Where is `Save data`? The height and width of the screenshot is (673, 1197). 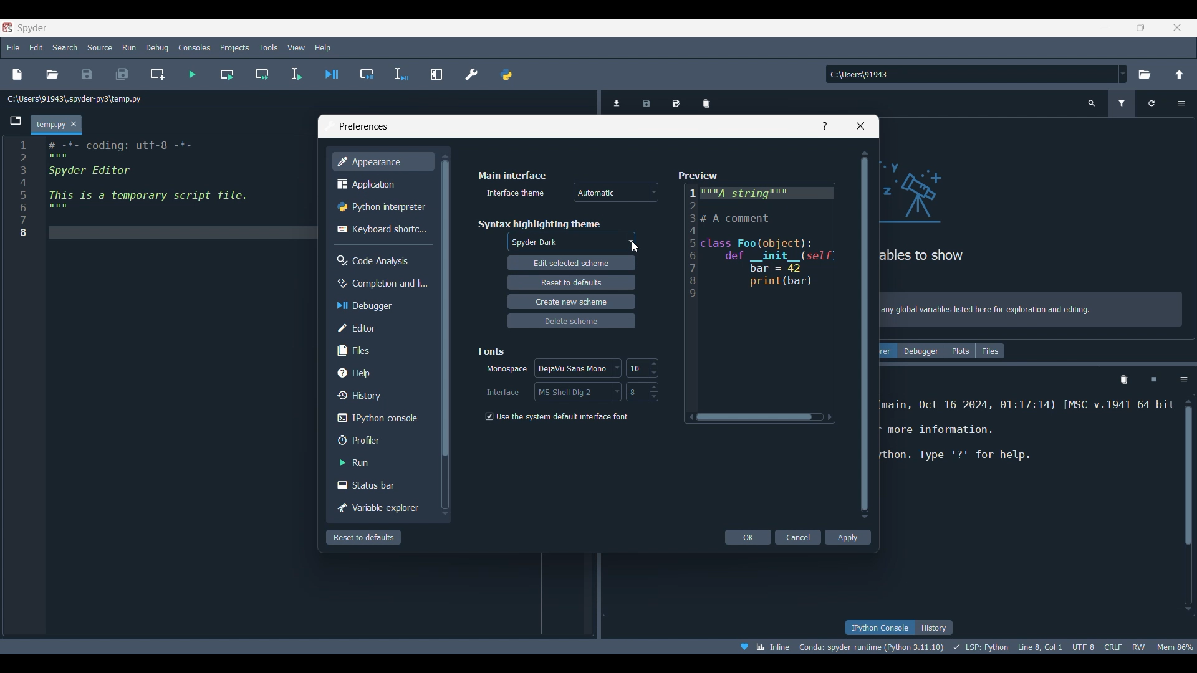 Save data is located at coordinates (647, 101).